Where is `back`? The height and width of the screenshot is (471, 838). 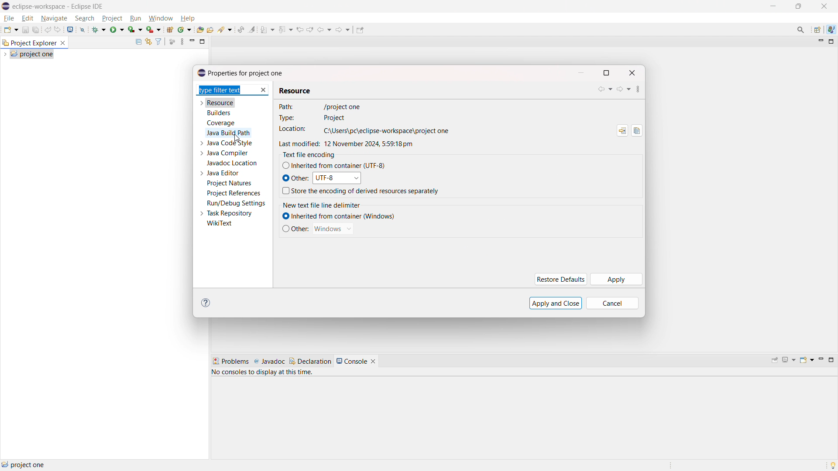 back is located at coordinates (324, 29).